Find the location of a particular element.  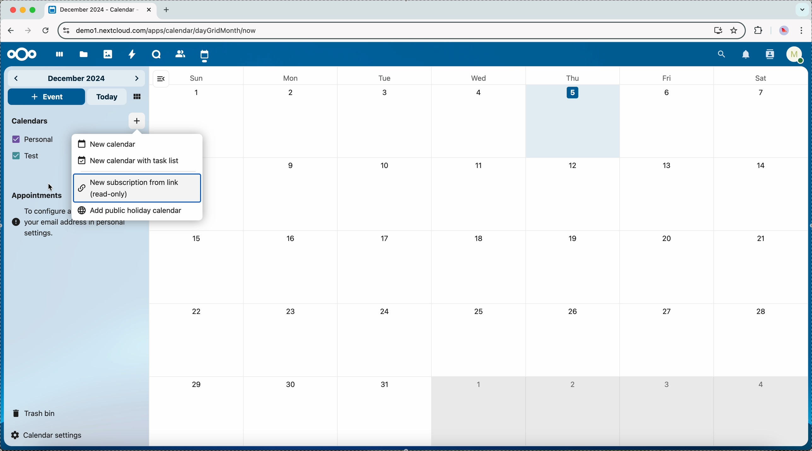

1 is located at coordinates (197, 93).